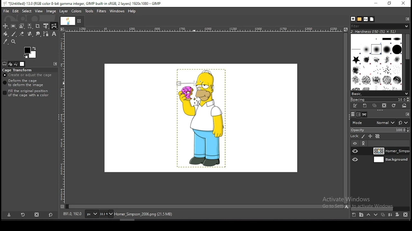  What do you see at coordinates (117, 11) in the screenshot?
I see `windows` at bounding box center [117, 11].